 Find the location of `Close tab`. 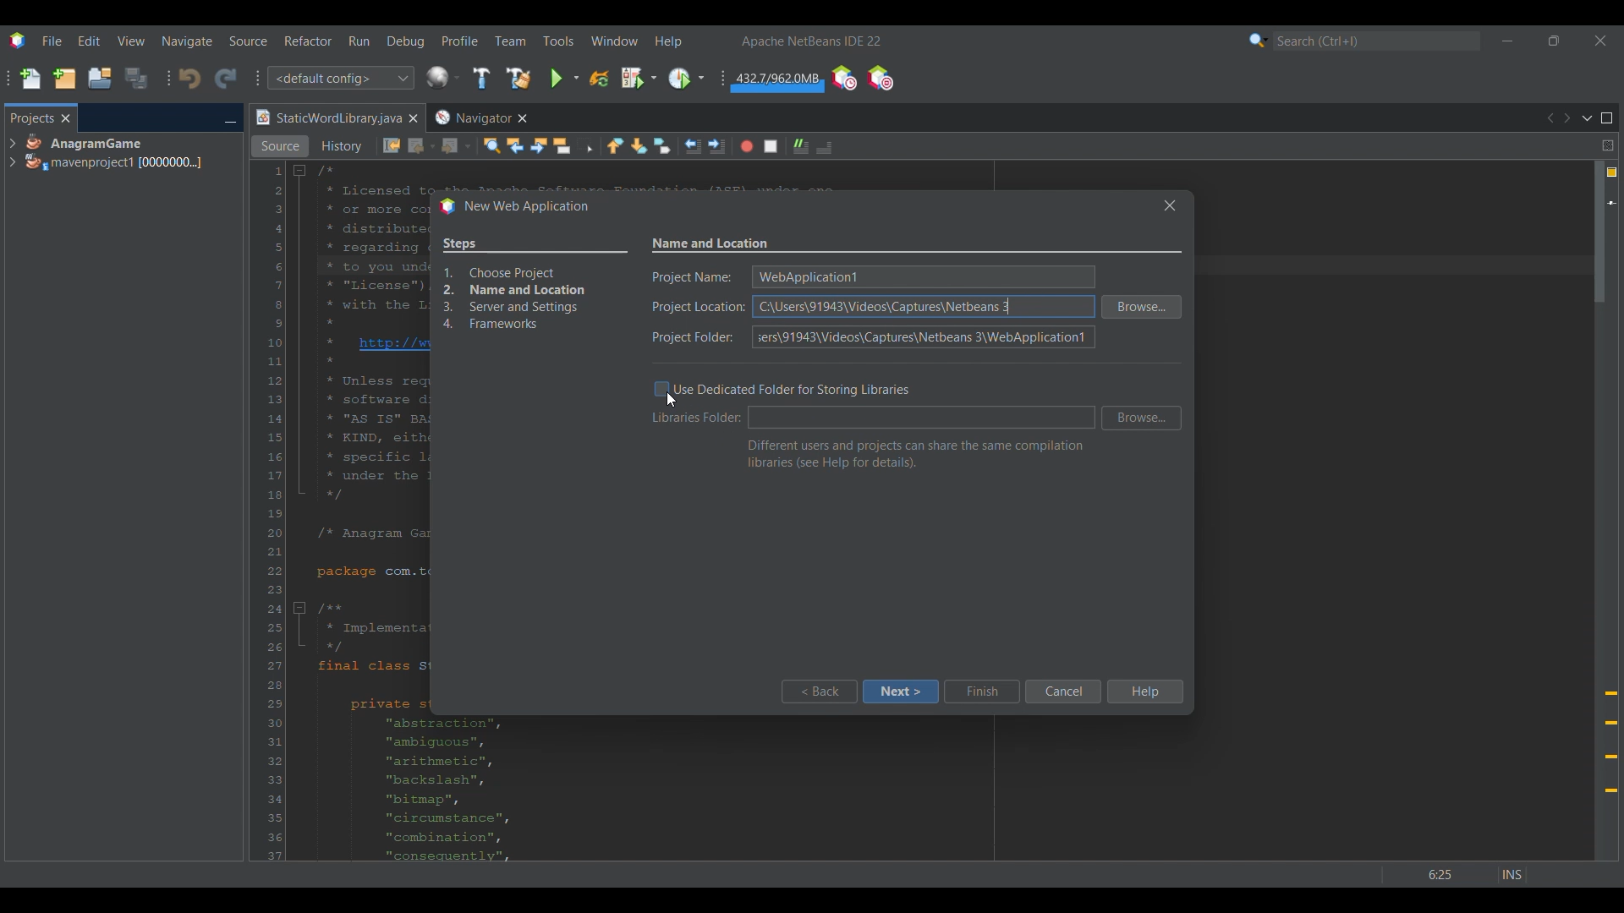

Close tab is located at coordinates (66, 118).